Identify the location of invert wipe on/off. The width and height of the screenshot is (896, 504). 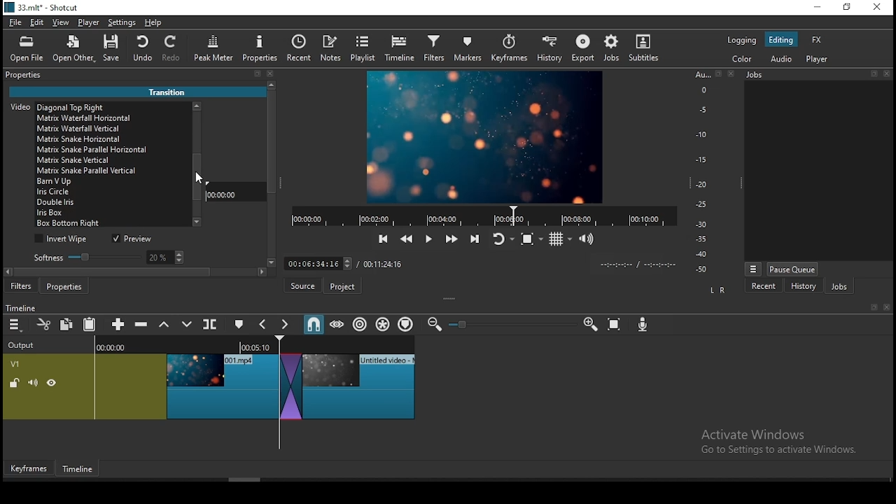
(63, 239).